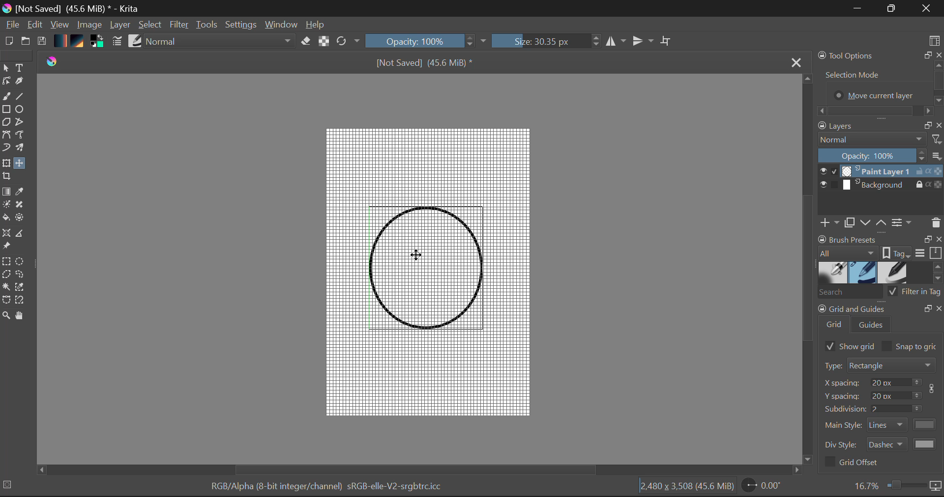 The image size is (944, 497). Describe the element at coordinates (687, 488) in the screenshot. I see `Document Dimensions` at that location.